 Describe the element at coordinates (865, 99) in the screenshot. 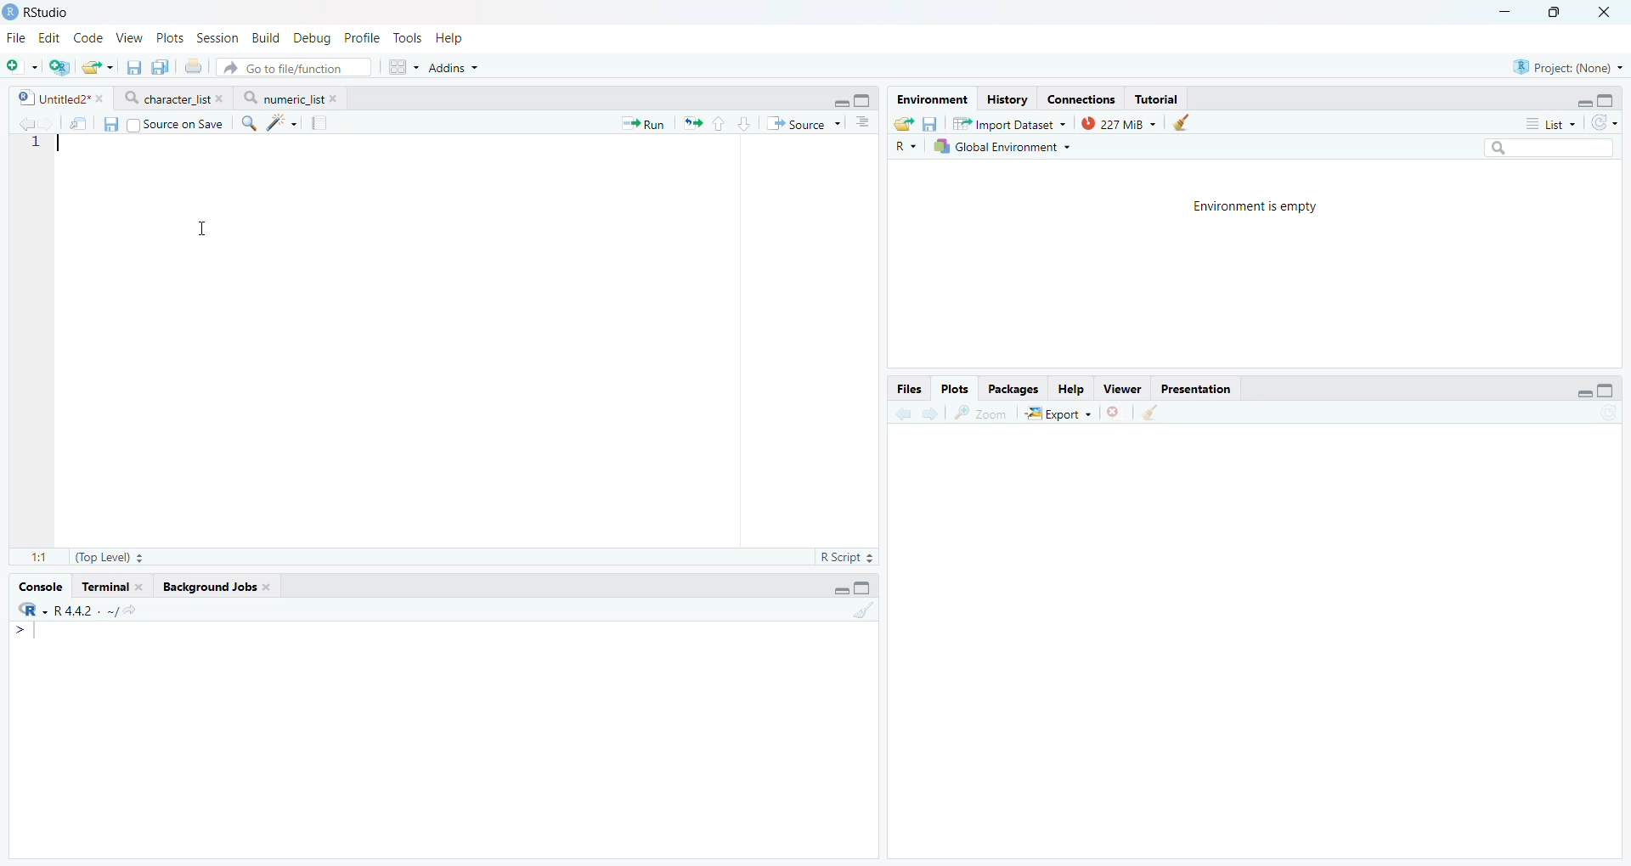

I see `Full Height` at that location.